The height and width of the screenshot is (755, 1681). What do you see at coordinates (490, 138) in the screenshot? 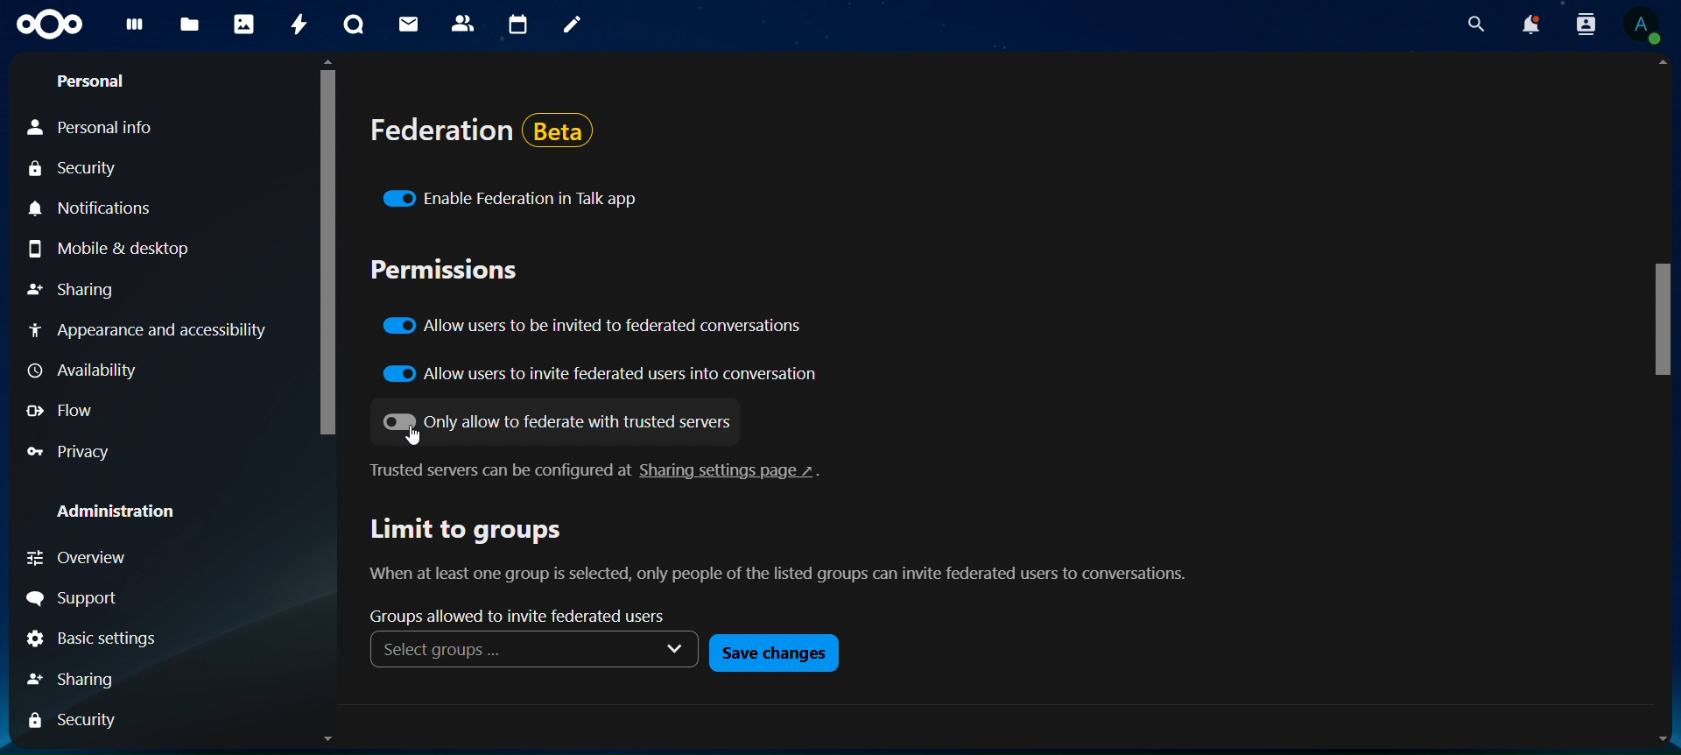
I see `federation` at bounding box center [490, 138].